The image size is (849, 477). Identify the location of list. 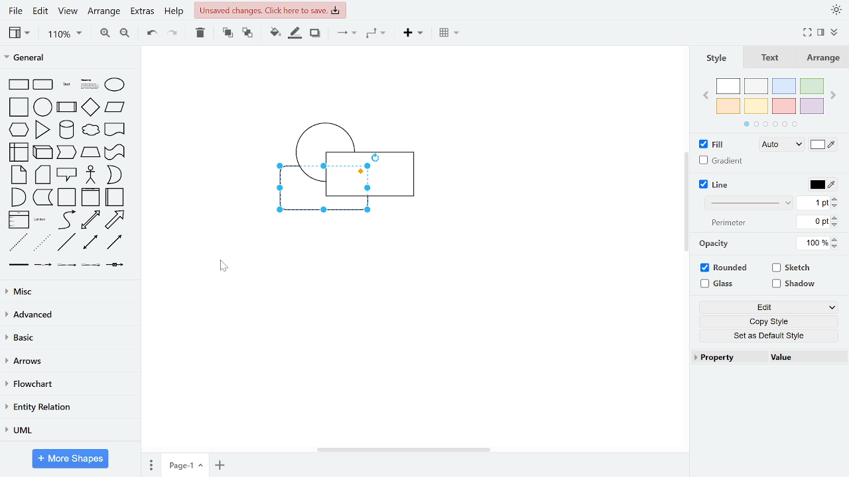
(17, 220).